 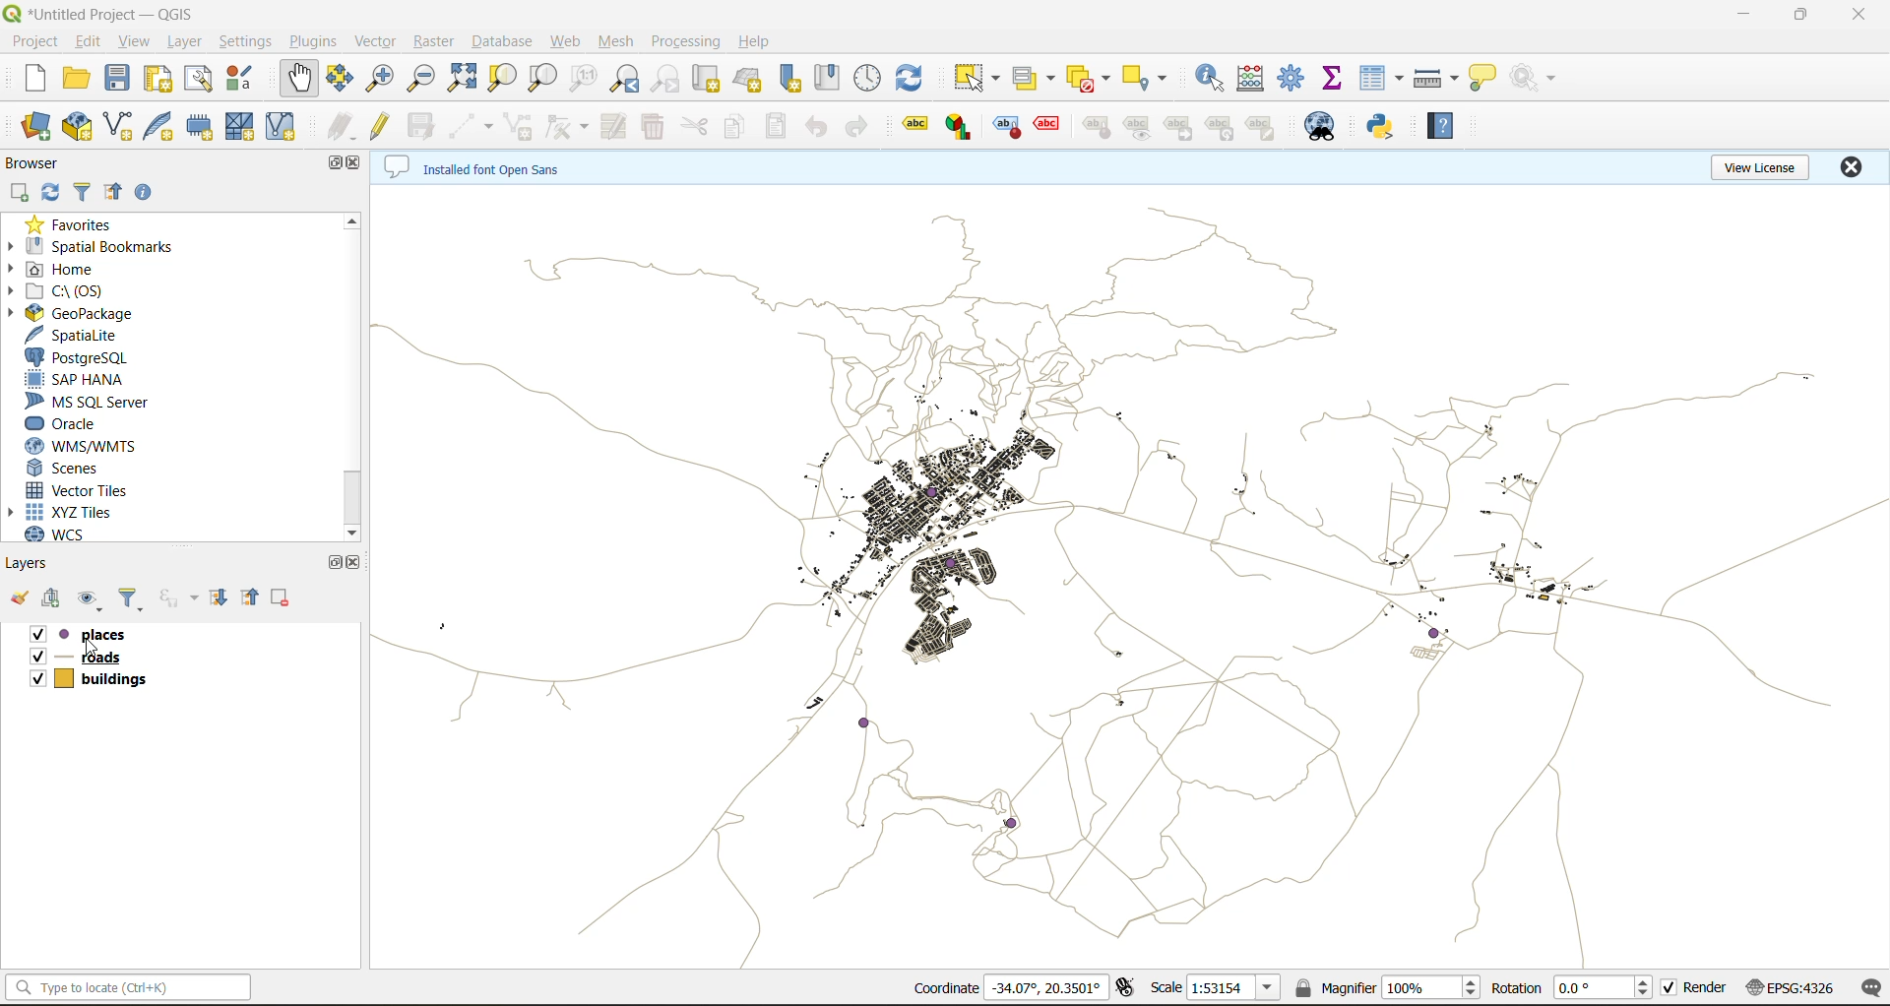 I want to click on vector, so click(x=377, y=41).